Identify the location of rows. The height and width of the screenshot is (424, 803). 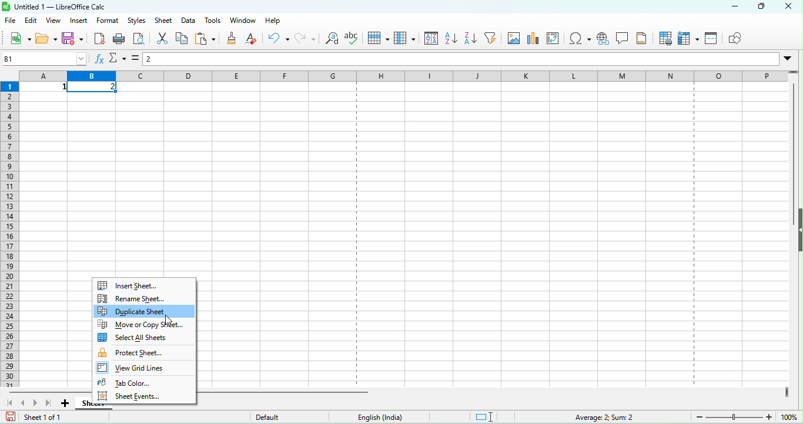
(11, 233).